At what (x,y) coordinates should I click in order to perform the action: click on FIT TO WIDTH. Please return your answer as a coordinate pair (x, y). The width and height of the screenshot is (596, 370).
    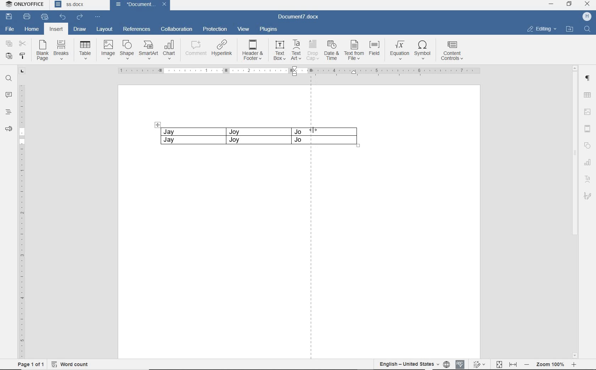
    Looking at the image, I should click on (513, 363).